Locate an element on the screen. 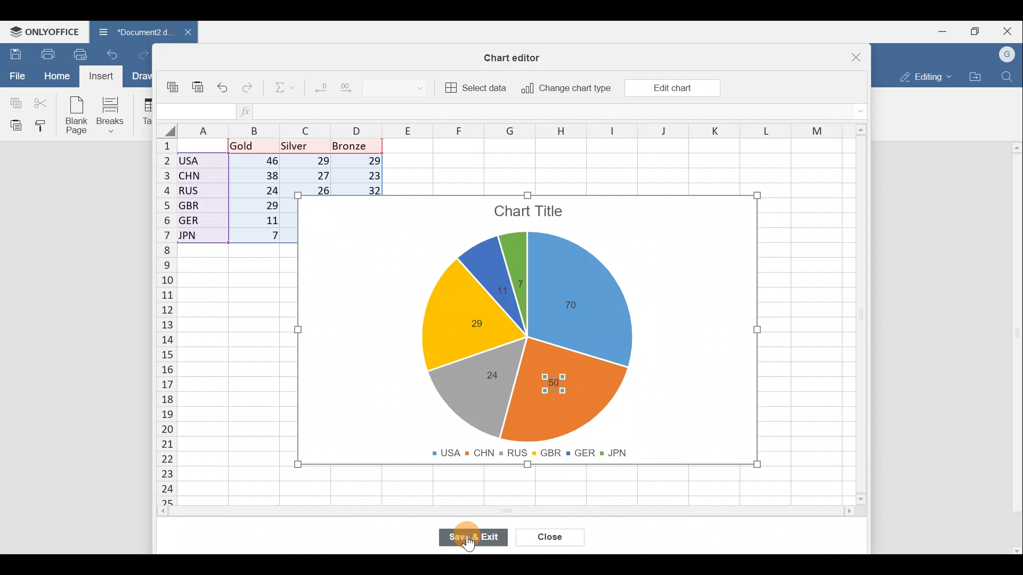  Paste is located at coordinates (199, 91).